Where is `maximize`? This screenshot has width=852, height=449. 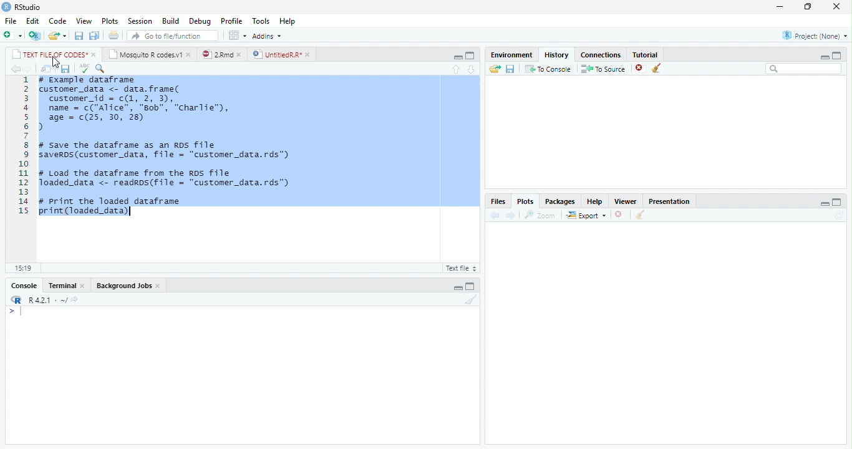
maximize is located at coordinates (470, 56).